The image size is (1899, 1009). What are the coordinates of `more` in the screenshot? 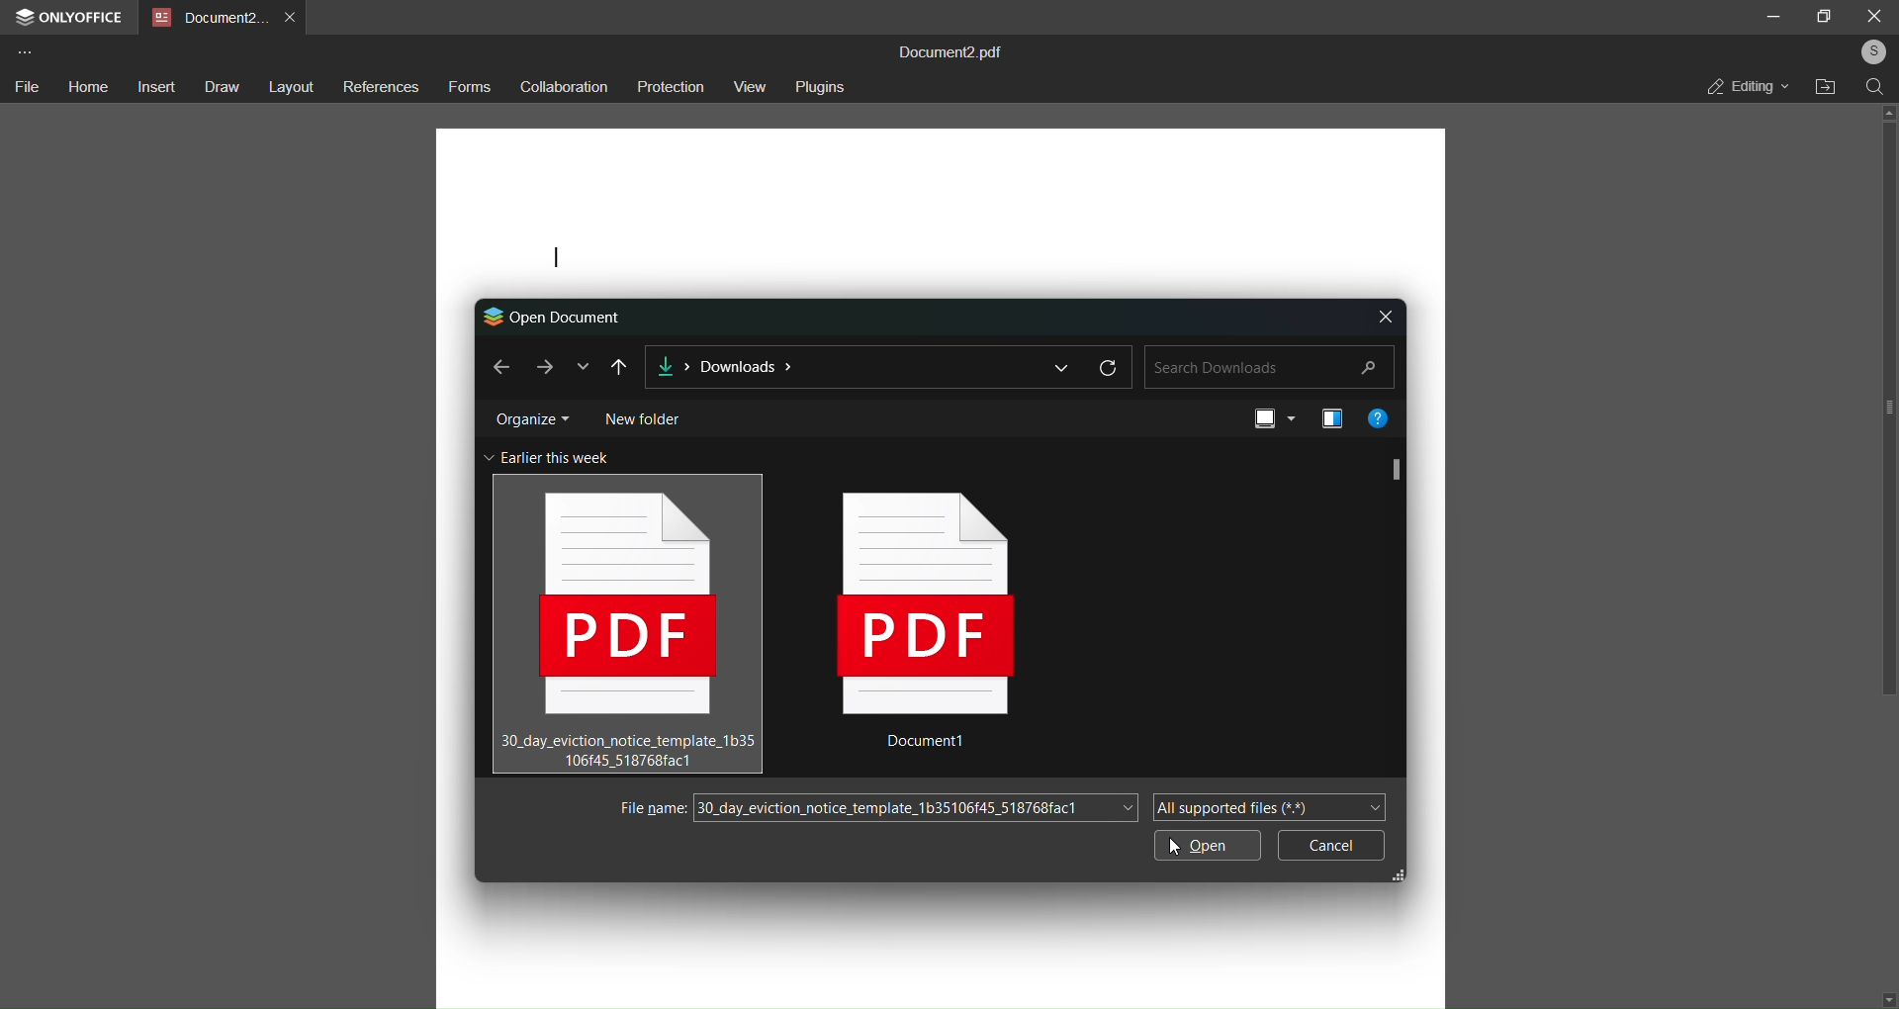 It's located at (24, 51).